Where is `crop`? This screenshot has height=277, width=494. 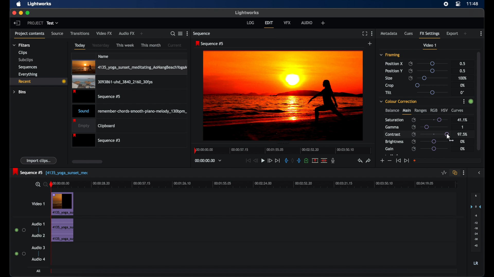 crop is located at coordinates (390, 85).